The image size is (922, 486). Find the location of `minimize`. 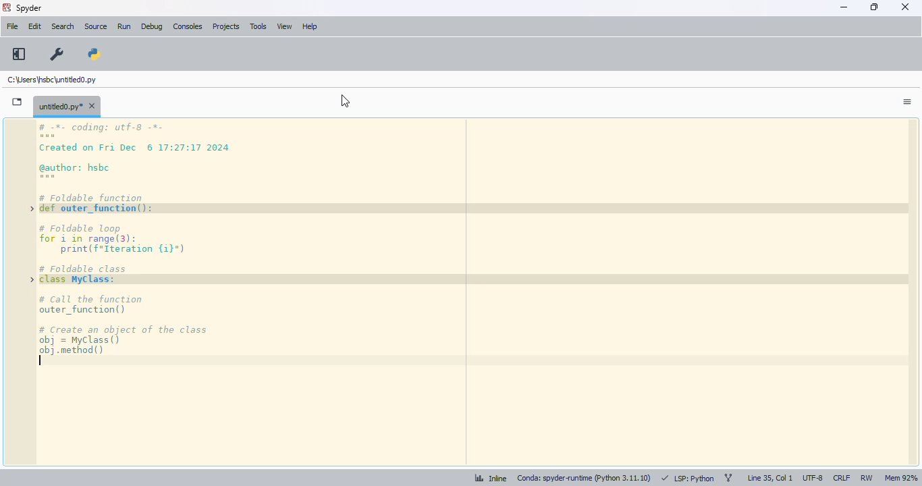

minimize is located at coordinates (844, 7).